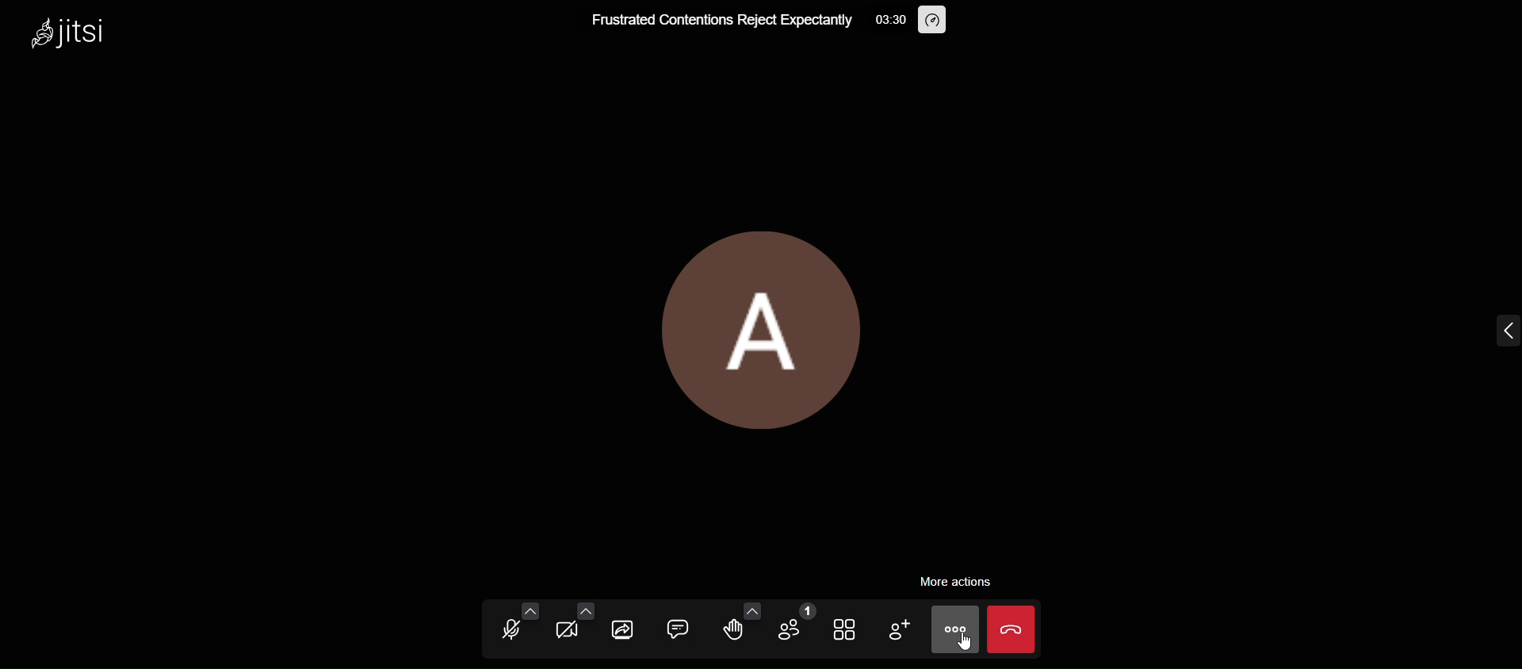  What do you see at coordinates (845, 630) in the screenshot?
I see `toggle view` at bounding box center [845, 630].